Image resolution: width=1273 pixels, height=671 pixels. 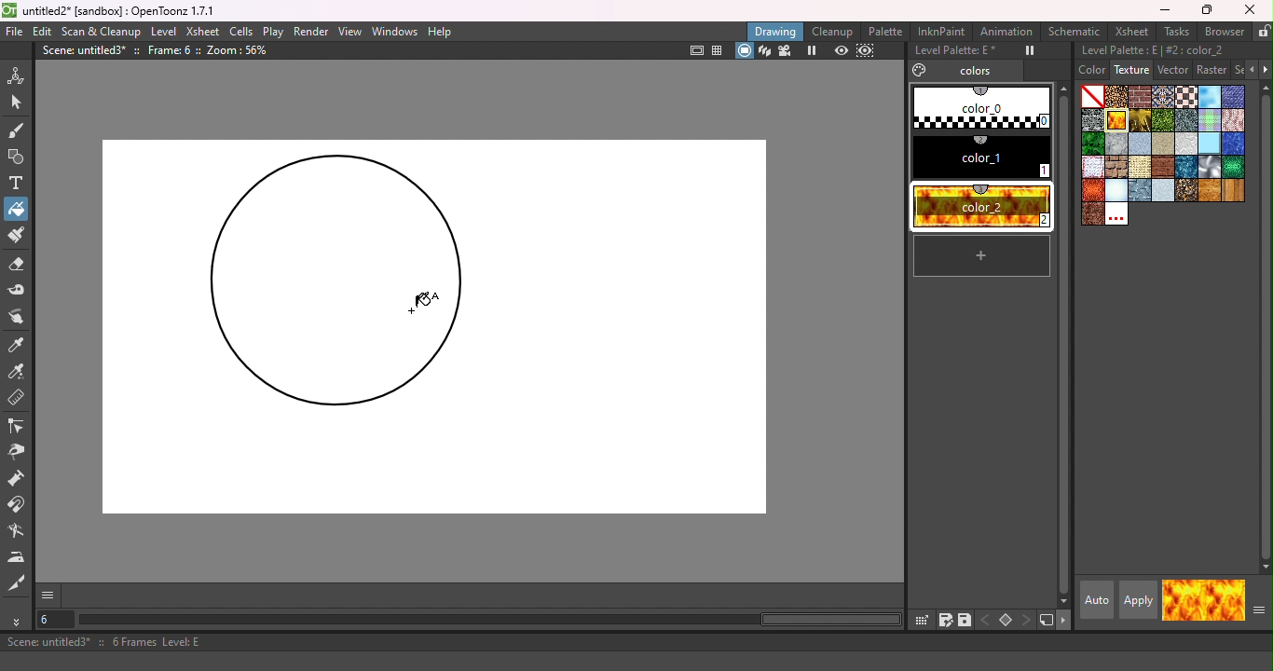 I want to click on Vector, so click(x=1173, y=70).